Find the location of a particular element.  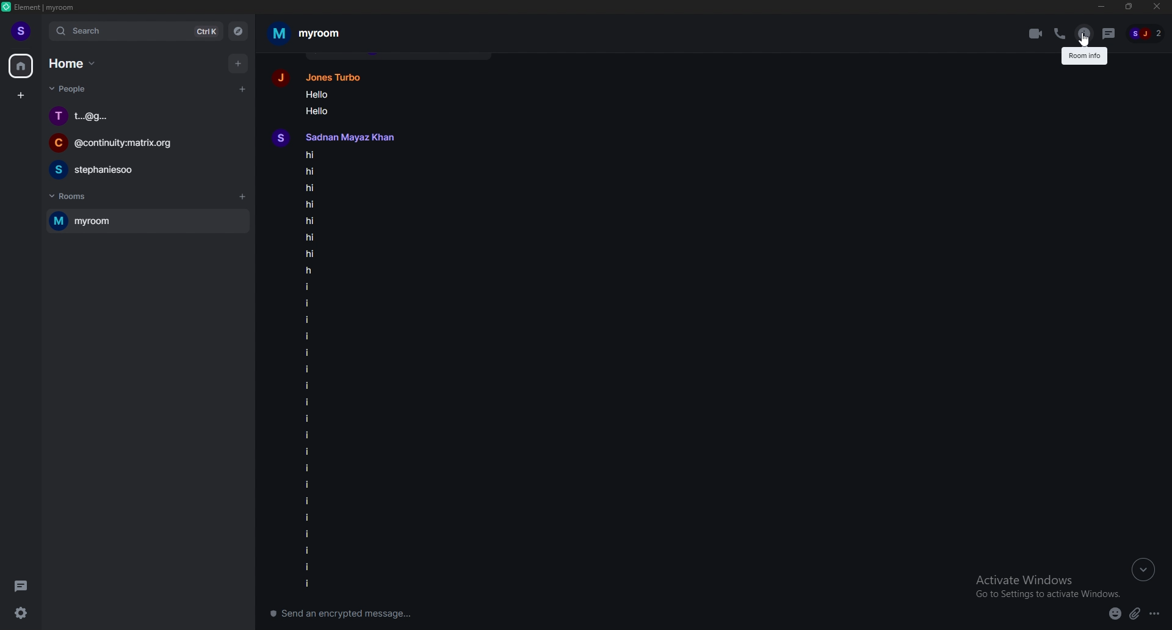

home is located at coordinates (22, 65).